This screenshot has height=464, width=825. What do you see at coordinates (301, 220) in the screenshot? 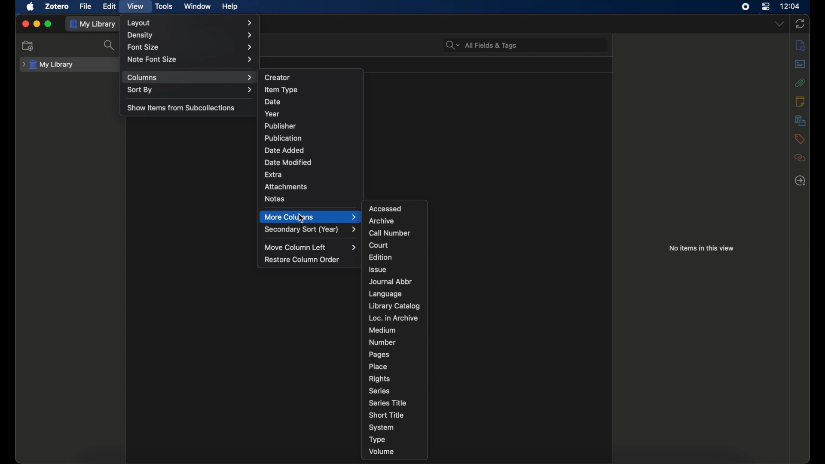
I see `cursor` at bounding box center [301, 220].